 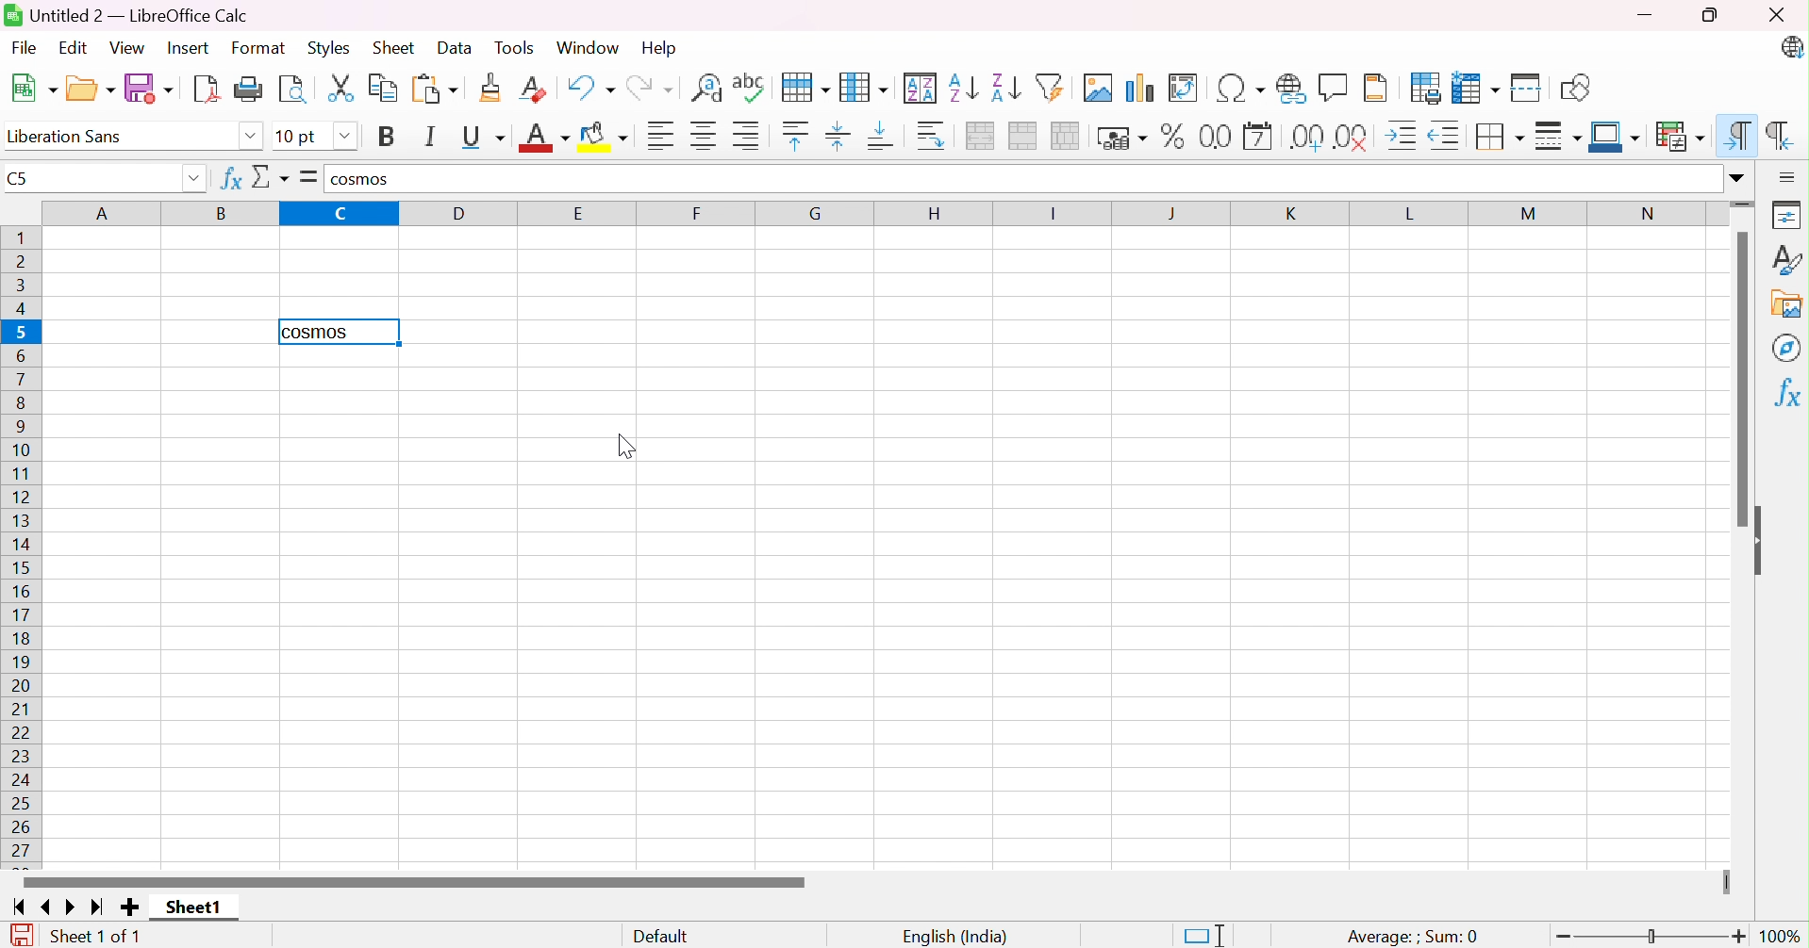 What do you see at coordinates (270, 177) in the screenshot?
I see `Select Function` at bounding box center [270, 177].